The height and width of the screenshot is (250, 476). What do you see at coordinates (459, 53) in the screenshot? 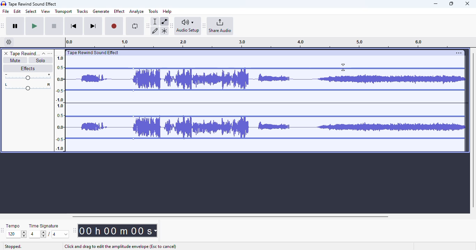
I see `settings` at bounding box center [459, 53].